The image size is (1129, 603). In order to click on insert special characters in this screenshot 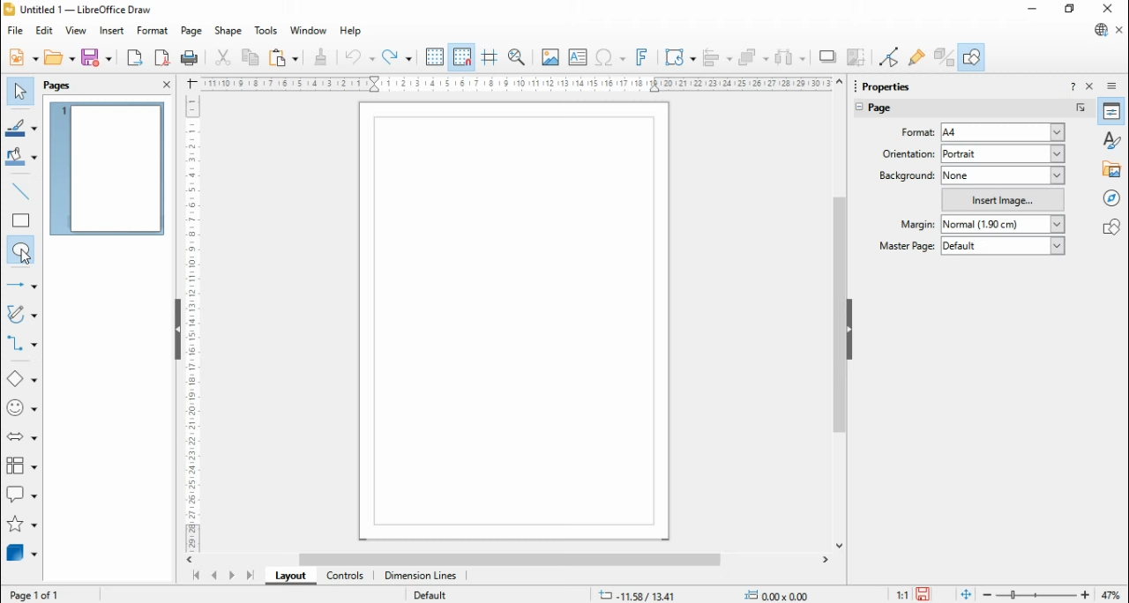, I will do `click(611, 56)`.